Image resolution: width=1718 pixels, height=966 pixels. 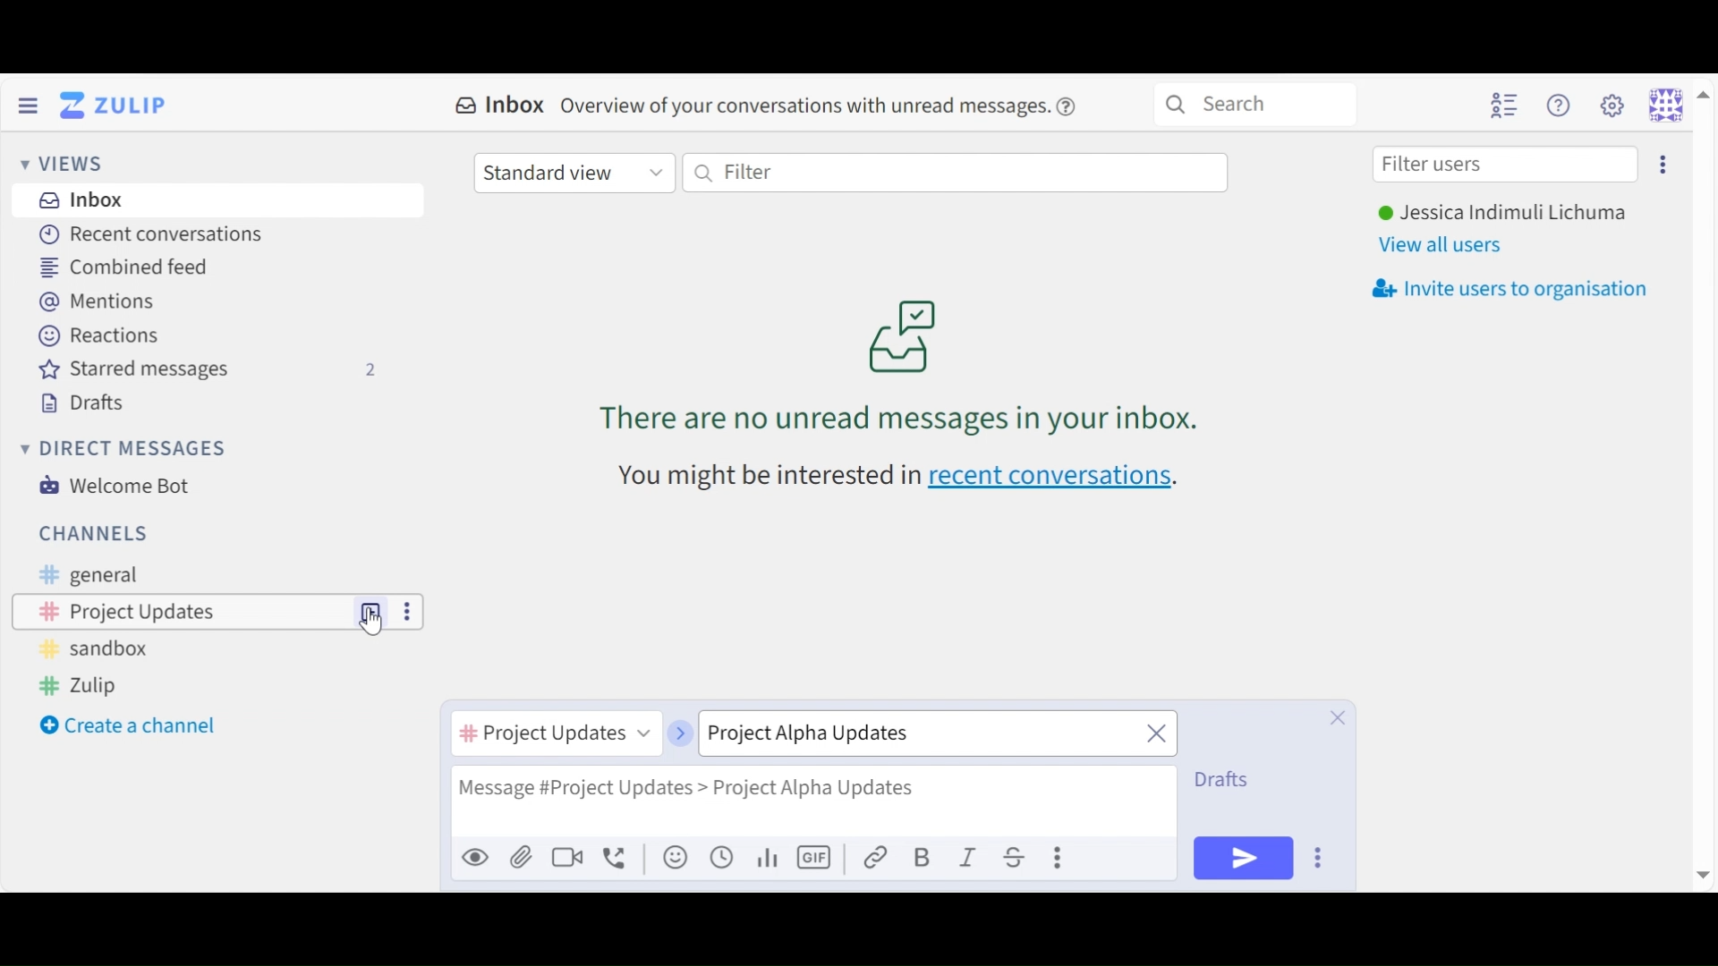 I want to click on Message, so click(x=815, y=800).